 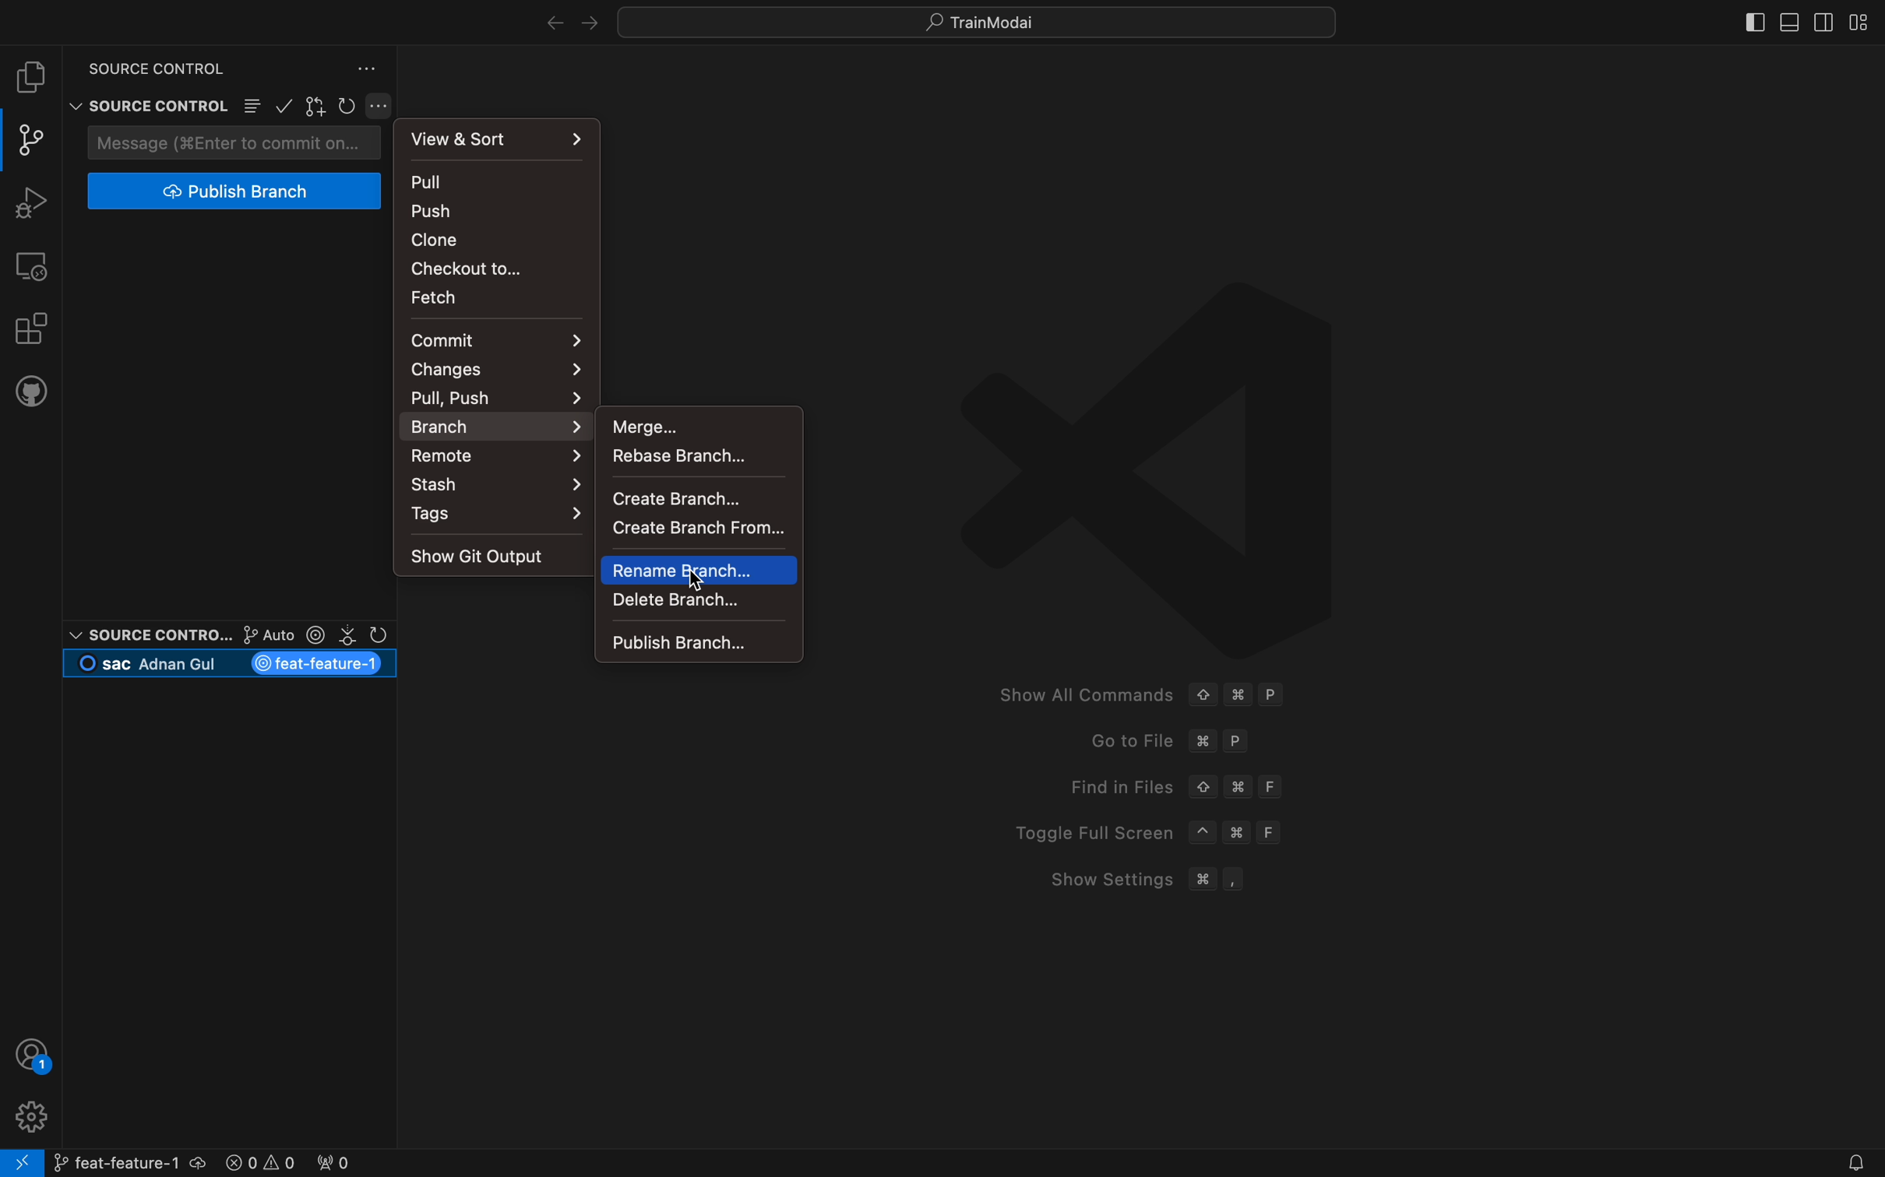 I want to click on Up, so click(x=1202, y=693).